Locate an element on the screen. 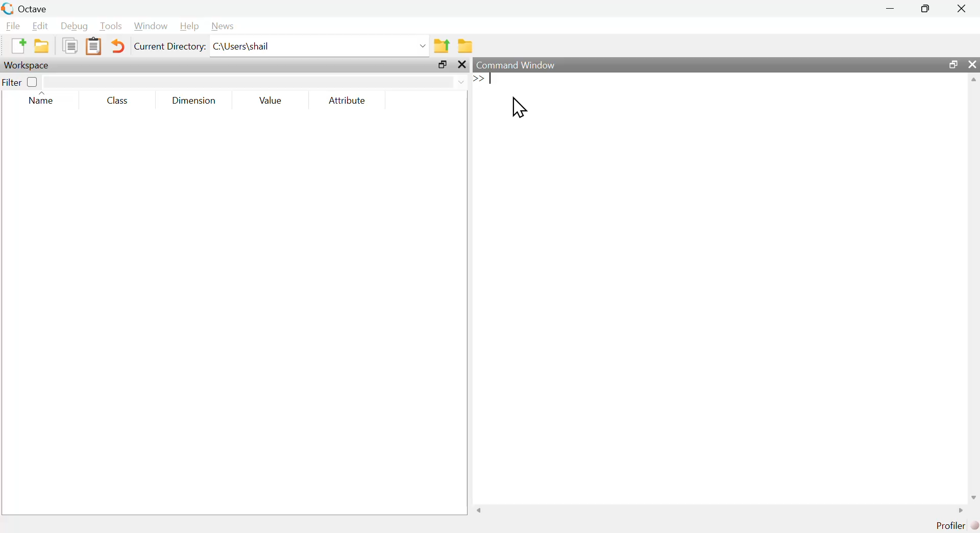 This screenshot has width=980, height=533. restore is located at coordinates (443, 65).